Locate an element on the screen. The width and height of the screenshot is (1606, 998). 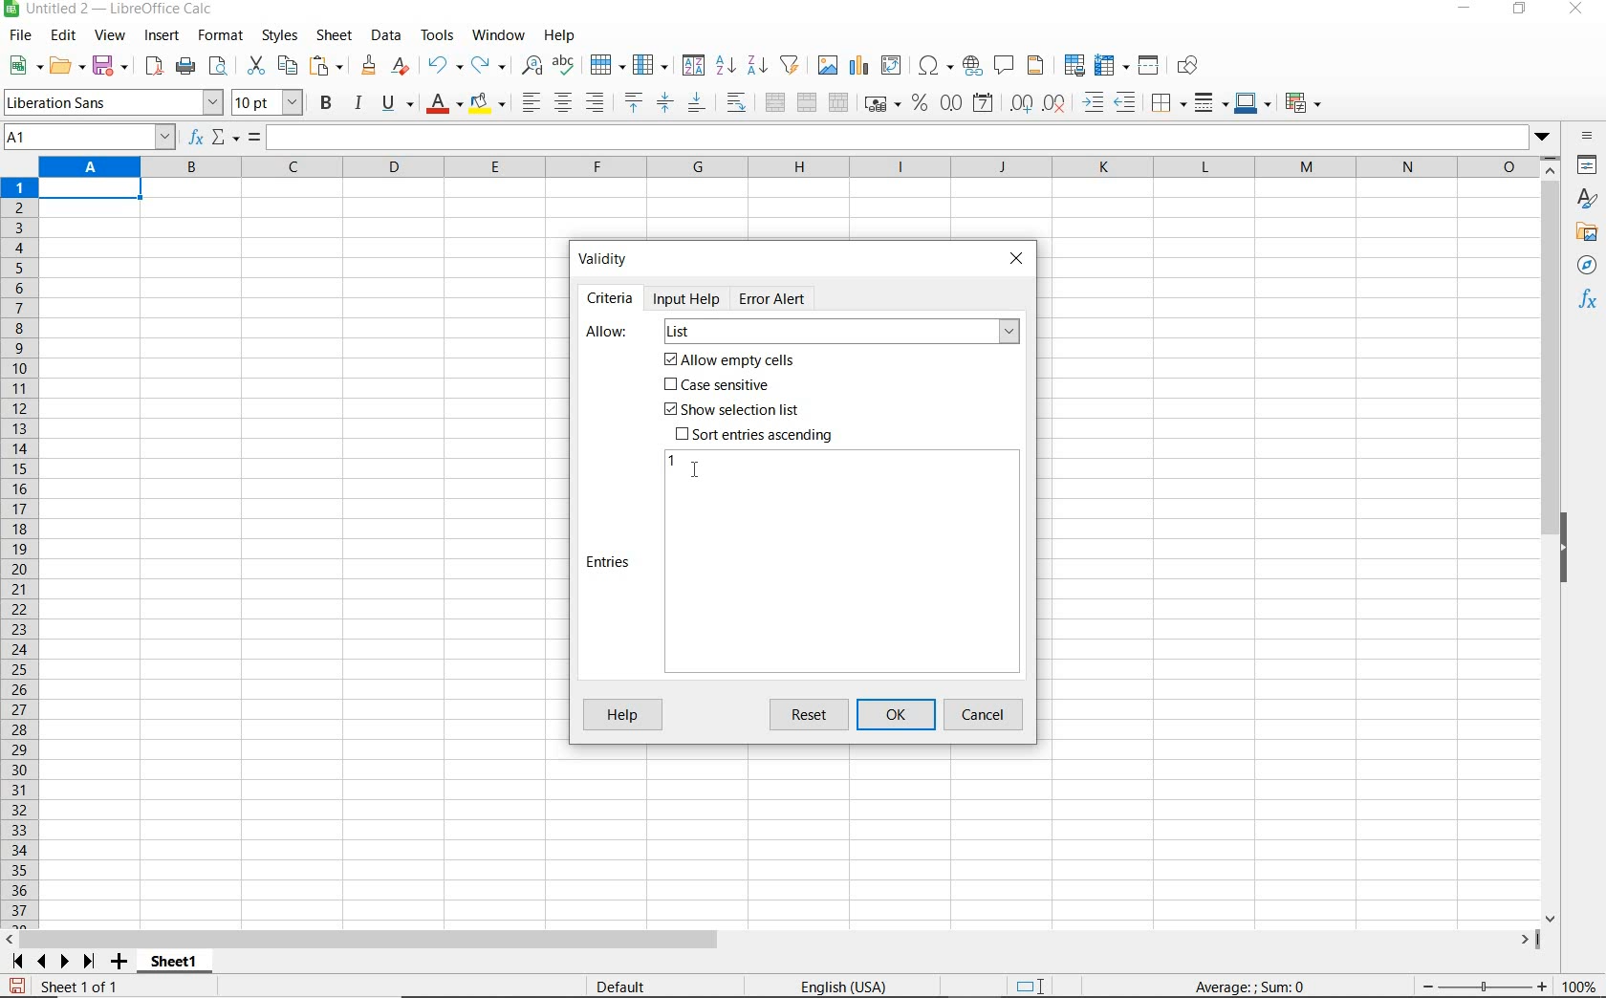
Sort entries ascending is located at coordinates (755, 434).